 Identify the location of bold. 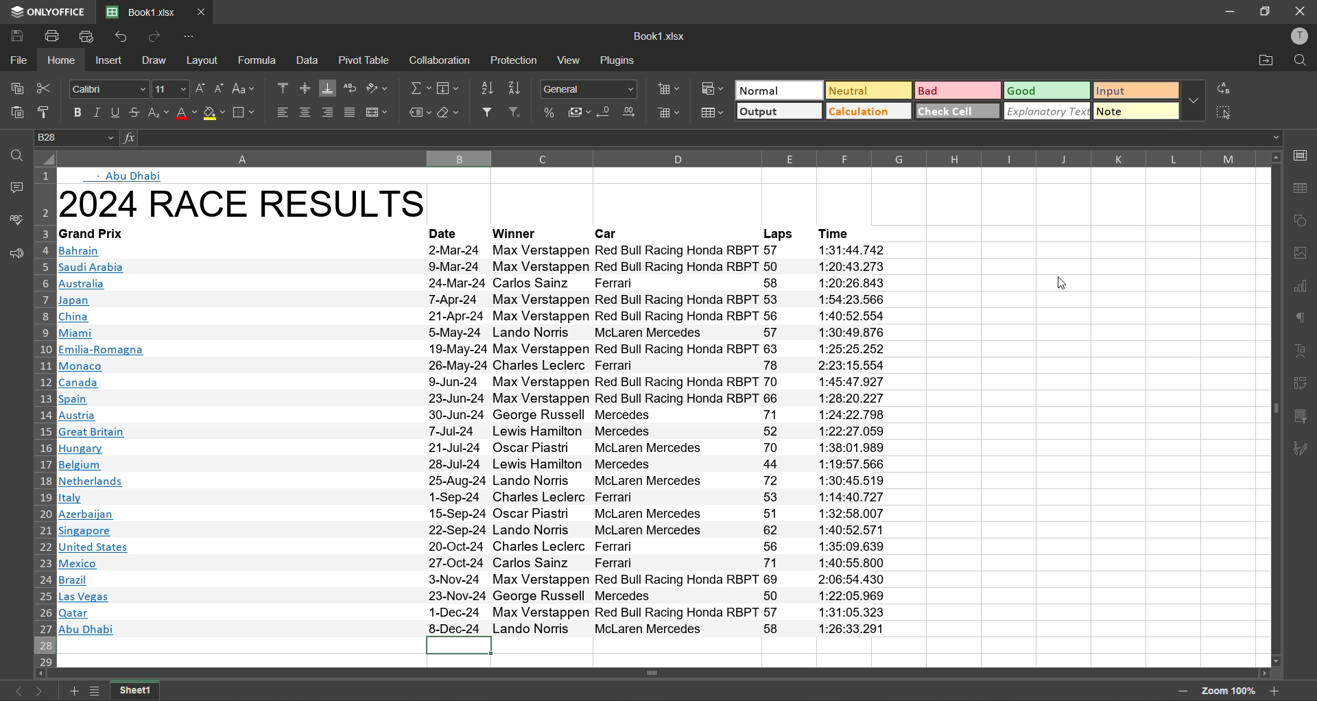
(75, 114).